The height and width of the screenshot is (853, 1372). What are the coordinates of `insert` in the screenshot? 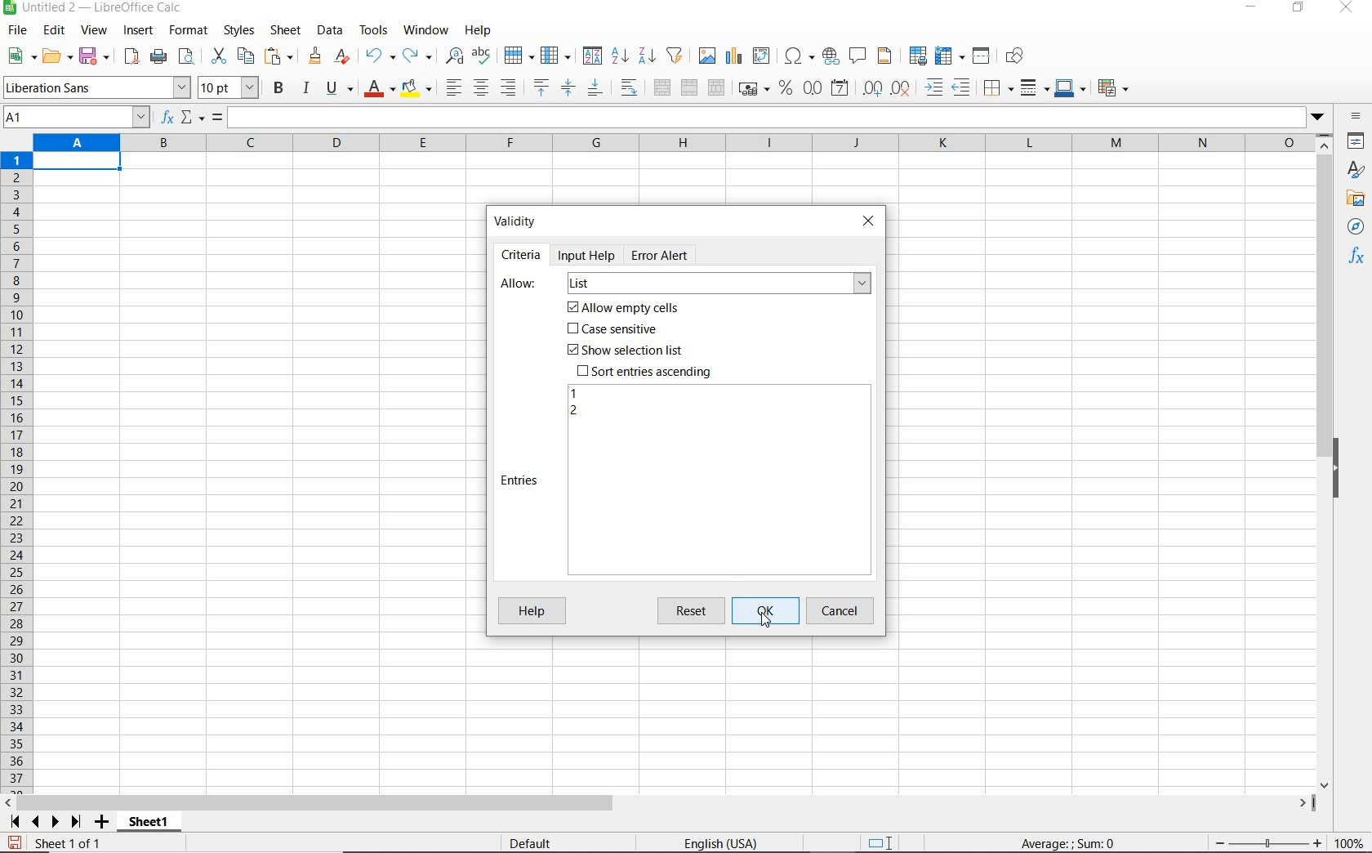 It's located at (137, 31).